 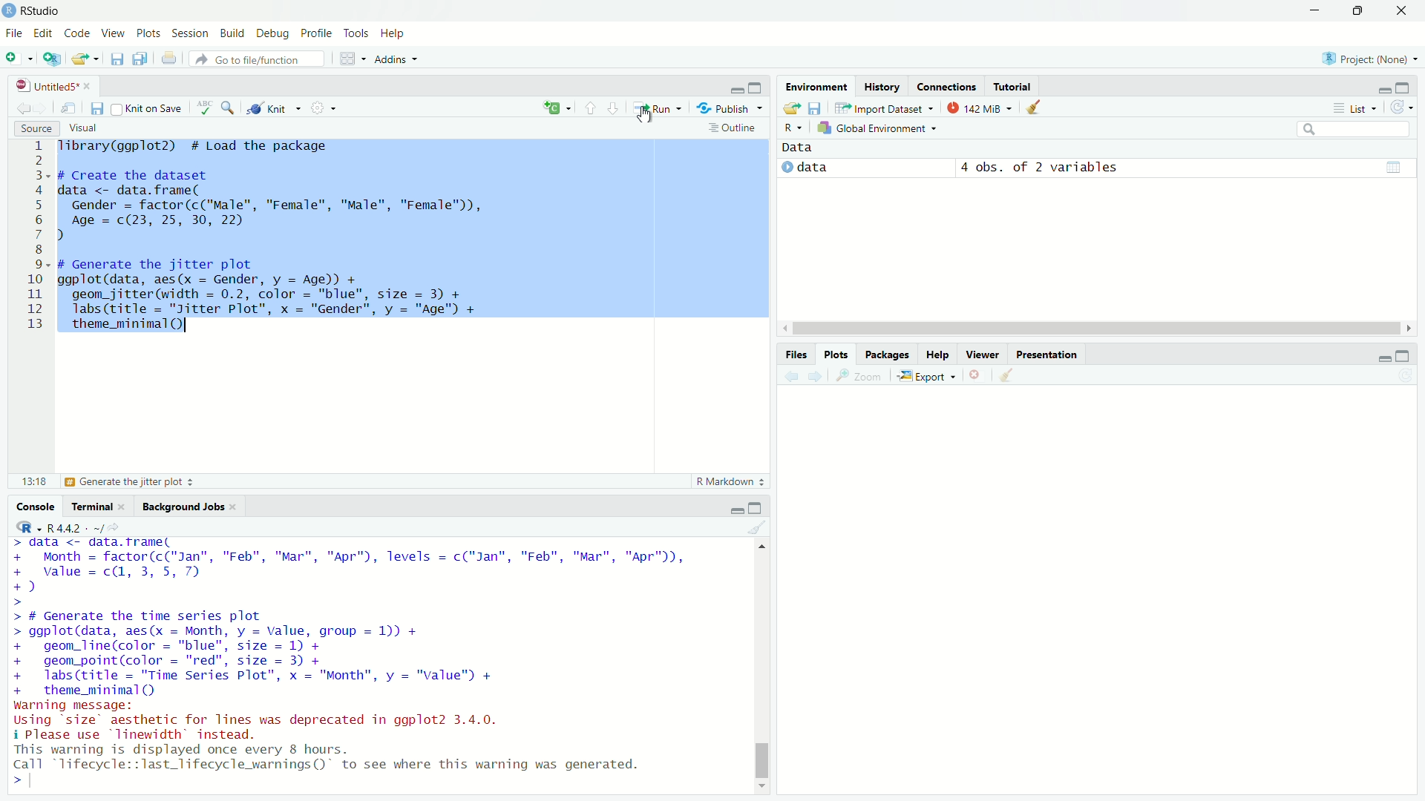 I want to click on maximize, so click(x=759, y=86).